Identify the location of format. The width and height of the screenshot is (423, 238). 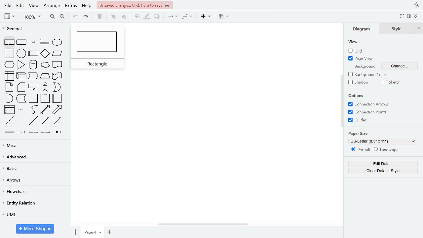
(415, 17).